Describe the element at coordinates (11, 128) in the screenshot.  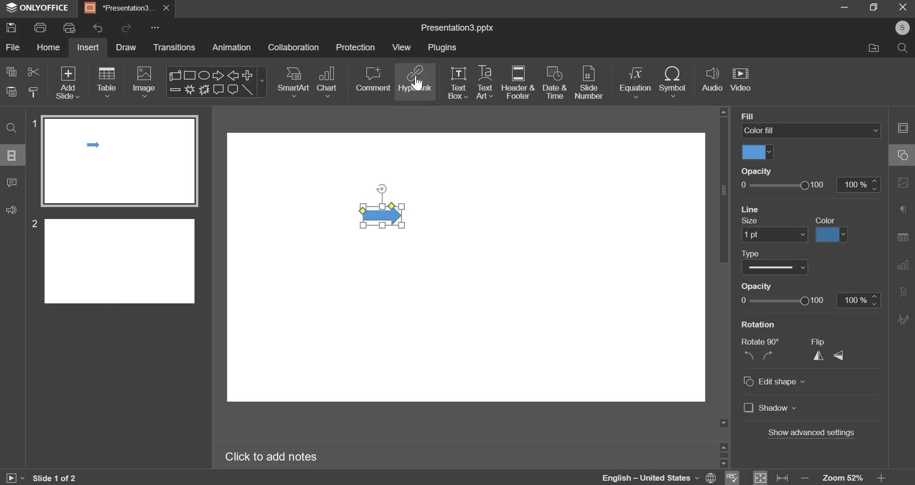
I see `find` at that location.